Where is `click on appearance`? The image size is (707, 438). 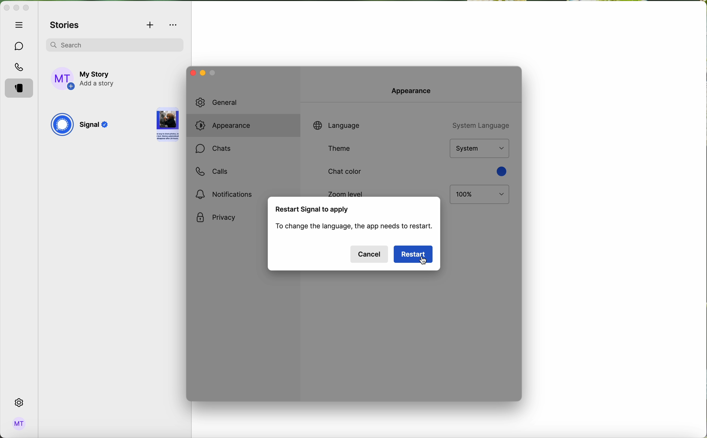
click on appearance is located at coordinates (227, 127).